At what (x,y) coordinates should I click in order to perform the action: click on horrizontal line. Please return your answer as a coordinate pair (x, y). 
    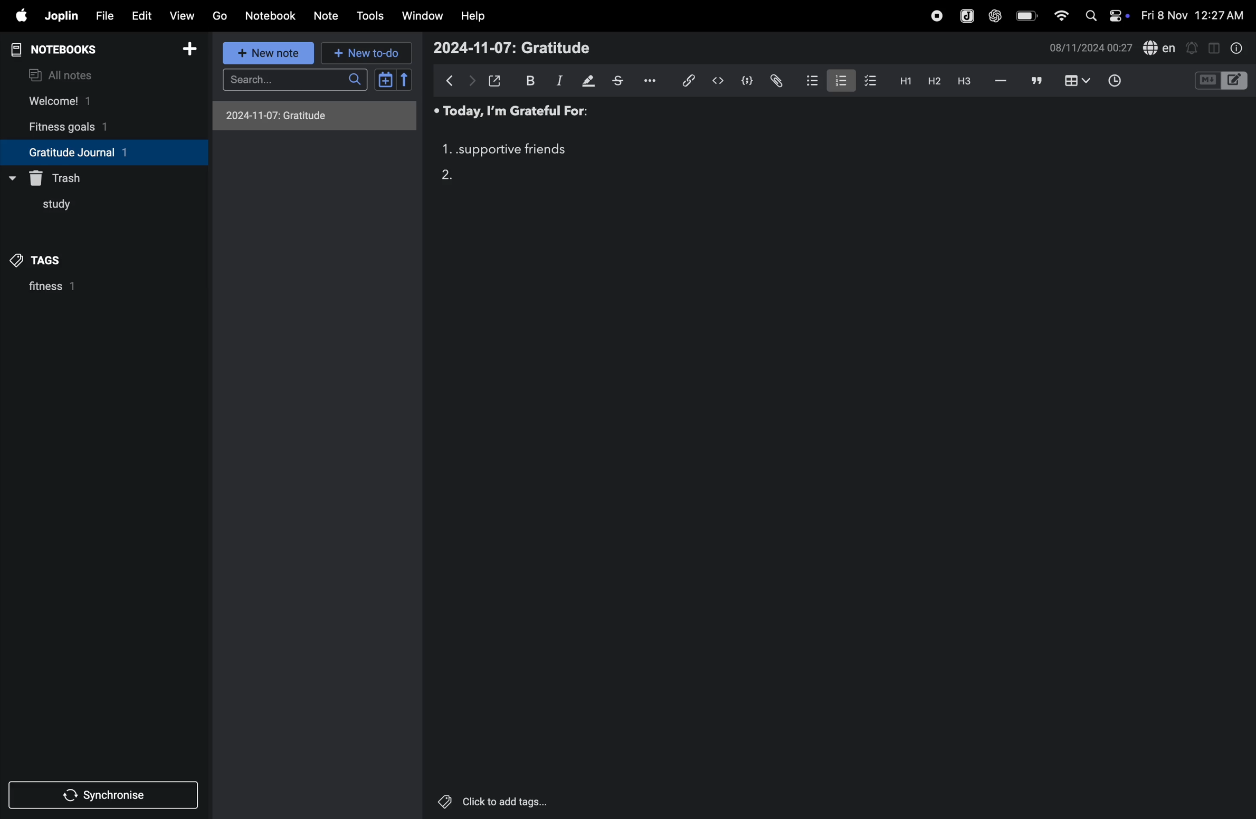
    Looking at the image, I should click on (1001, 81).